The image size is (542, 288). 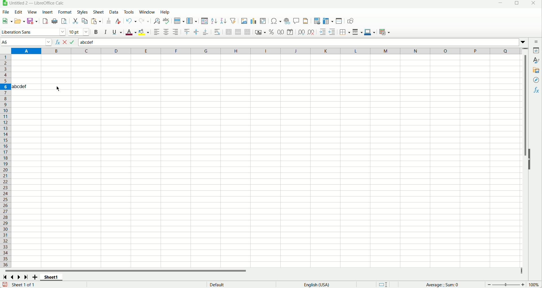 I want to click on row, so click(x=178, y=21).